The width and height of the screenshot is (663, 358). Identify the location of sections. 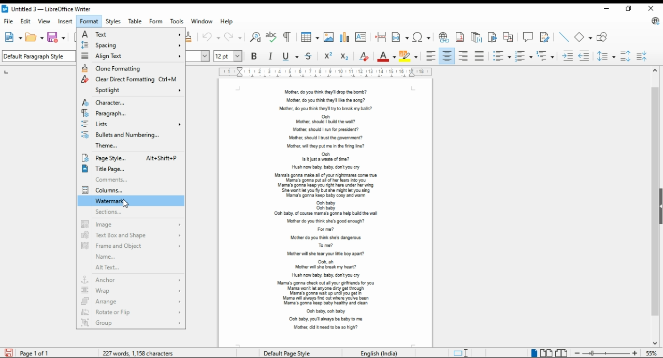
(125, 212).